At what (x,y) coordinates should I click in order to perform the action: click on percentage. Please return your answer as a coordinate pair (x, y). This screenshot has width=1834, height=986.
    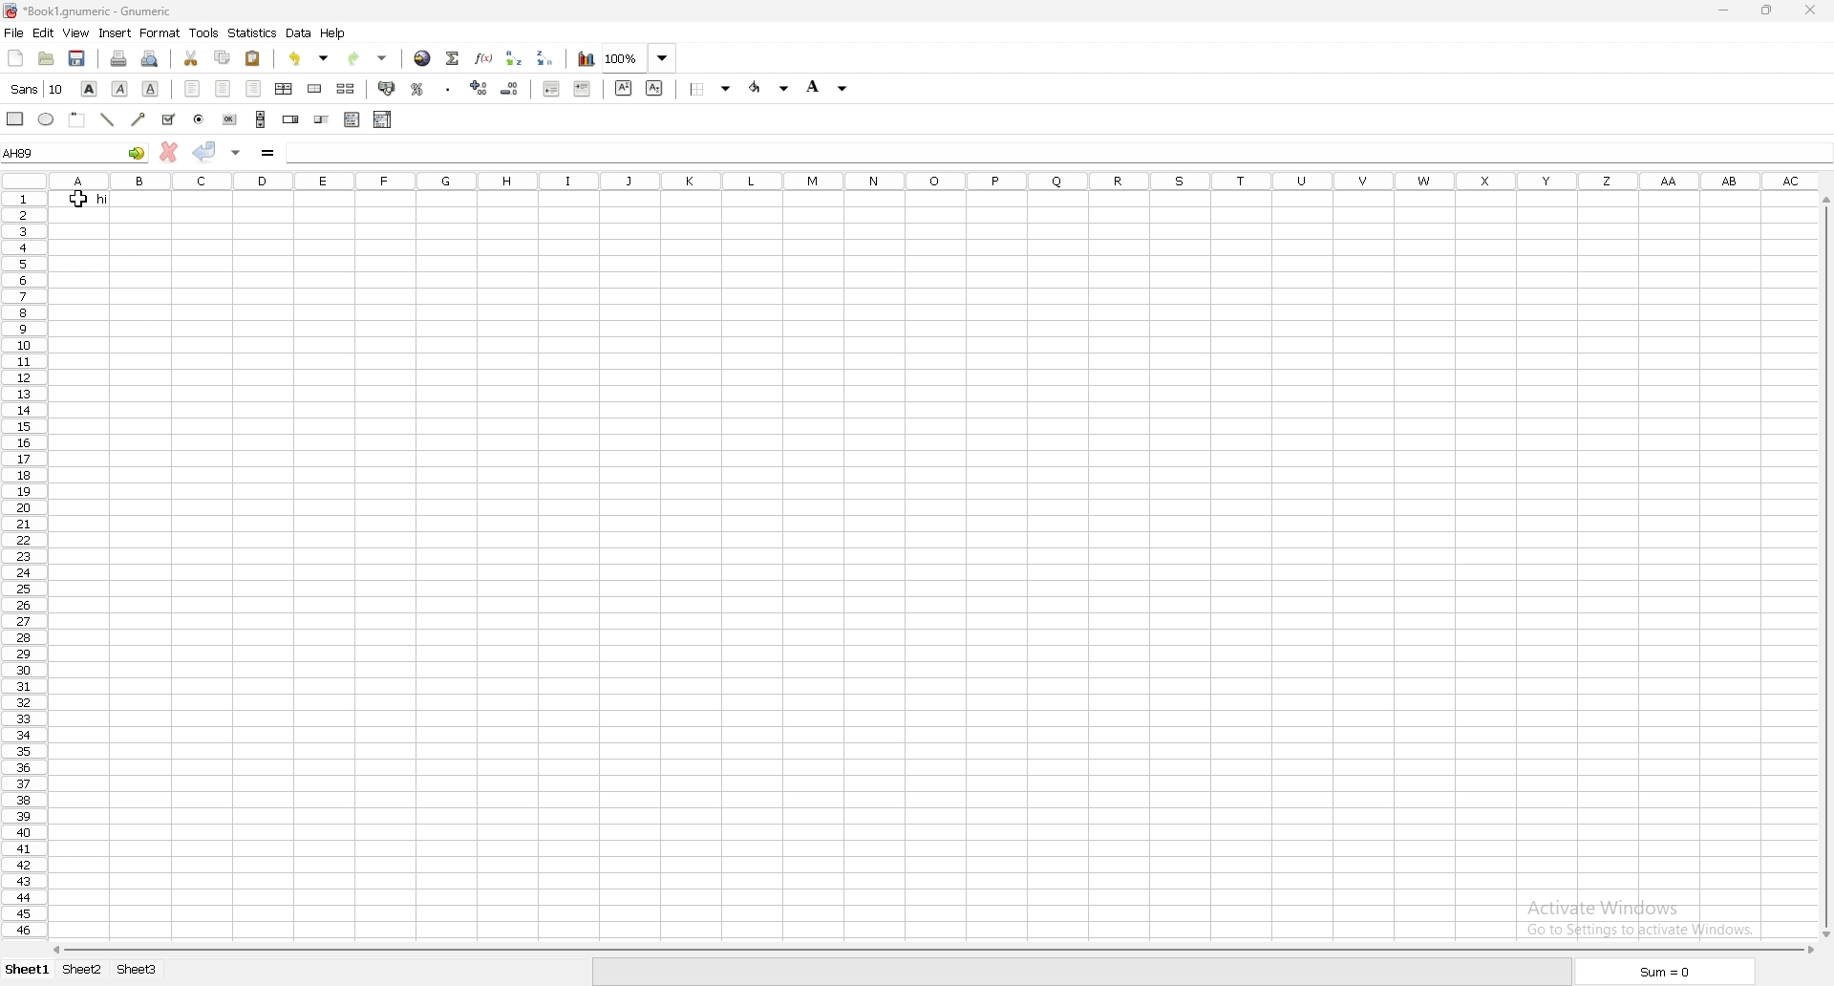
    Looking at the image, I should click on (417, 90).